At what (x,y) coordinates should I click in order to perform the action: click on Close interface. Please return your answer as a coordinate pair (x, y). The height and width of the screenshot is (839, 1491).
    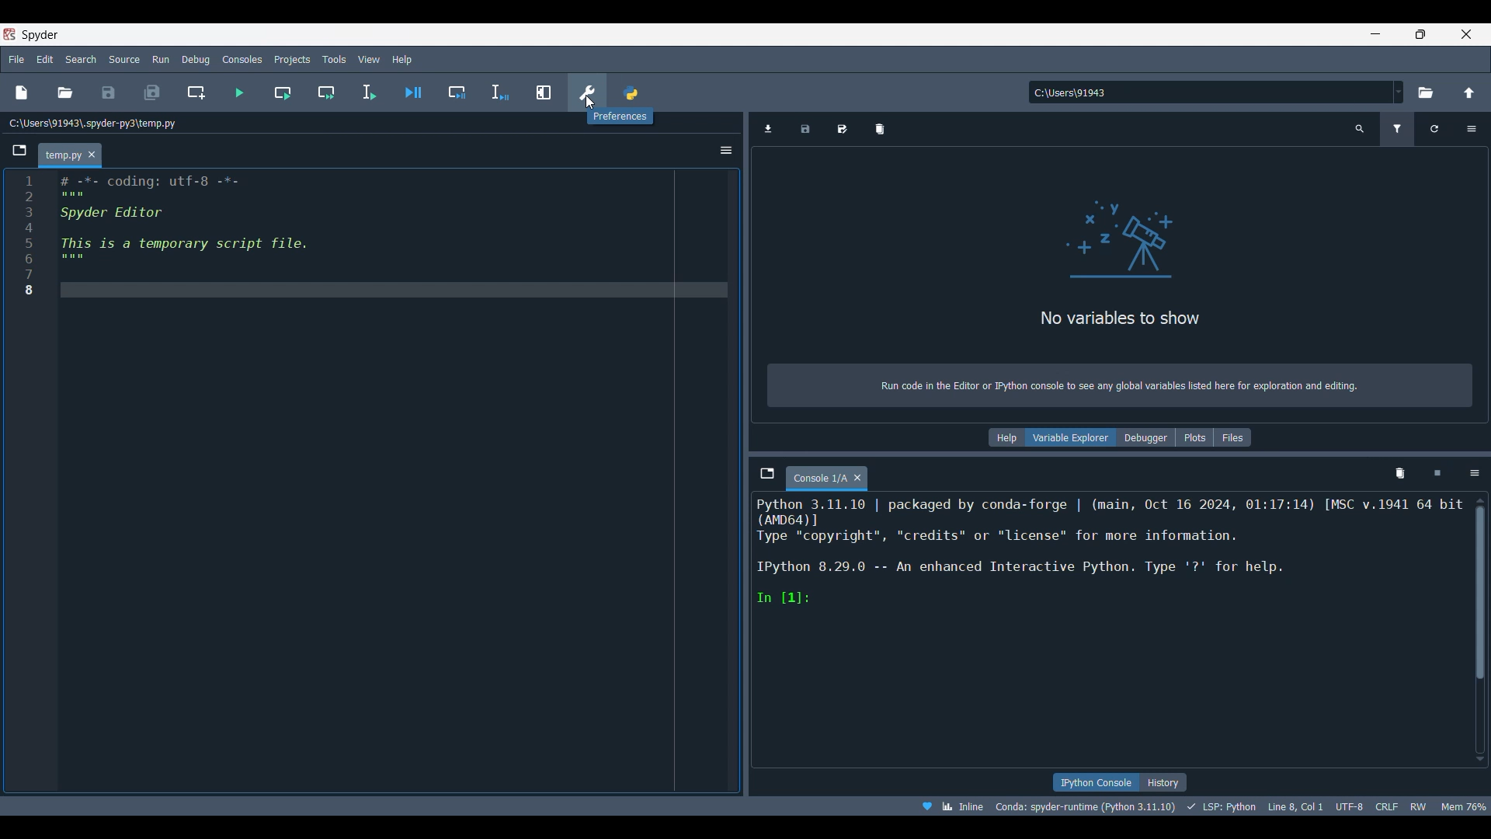
    Looking at the image, I should click on (1467, 34).